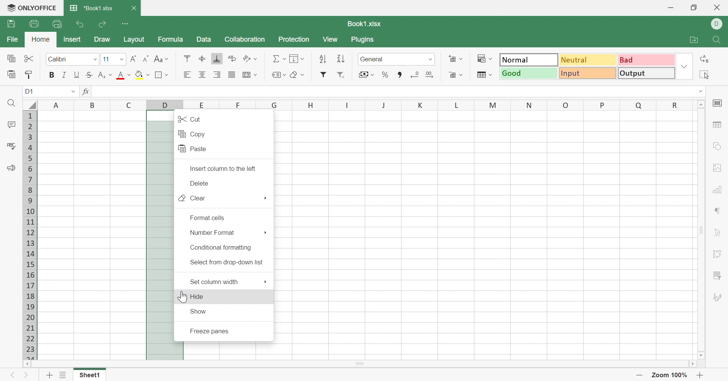 The height and width of the screenshot is (381, 728). Describe the element at coordinates (482, 76) in the screenshot. I see `Format as table template` at that location.